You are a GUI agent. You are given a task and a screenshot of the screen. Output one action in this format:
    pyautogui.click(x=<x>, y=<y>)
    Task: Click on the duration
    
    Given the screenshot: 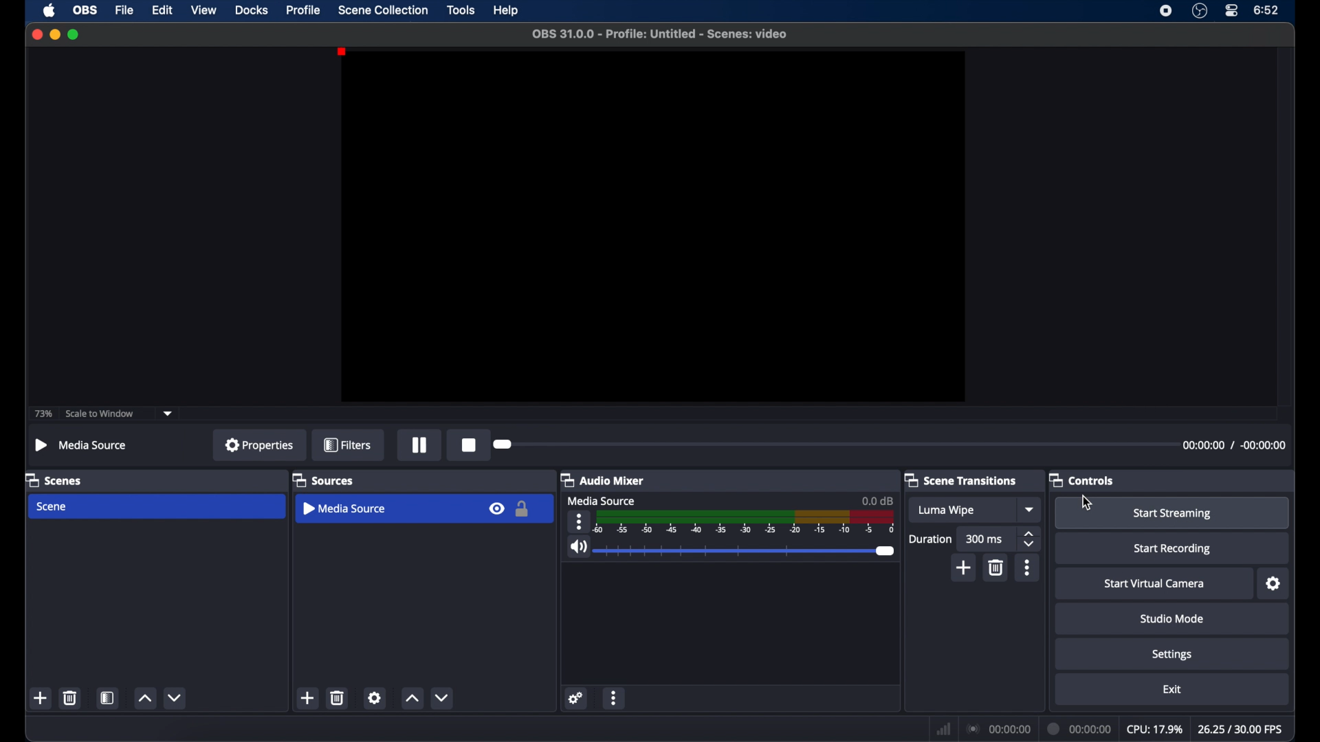 What is the action you would take?
    pyautogui.click(x=1079, y=730)
    